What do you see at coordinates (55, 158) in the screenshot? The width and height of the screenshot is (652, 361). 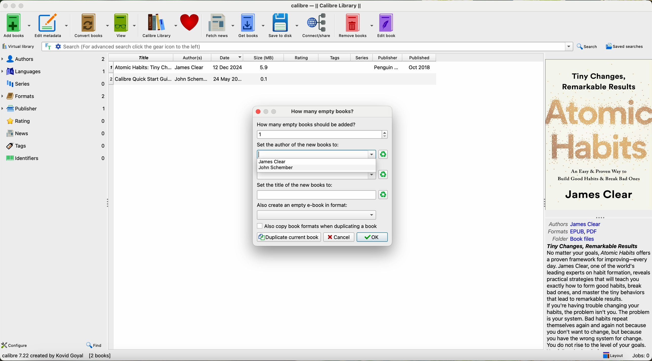 I see `identifiers` at bounding box center [55, 158].